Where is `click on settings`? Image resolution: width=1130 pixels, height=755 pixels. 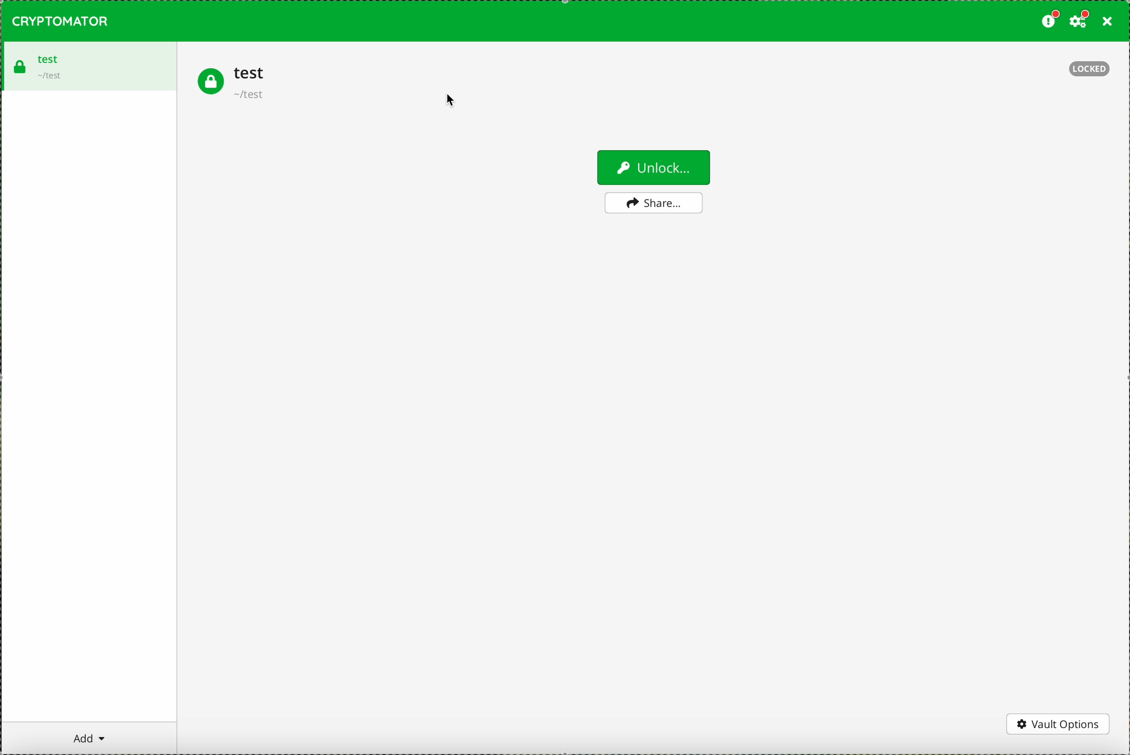
click on settings is located at coordinates (1080, 22).